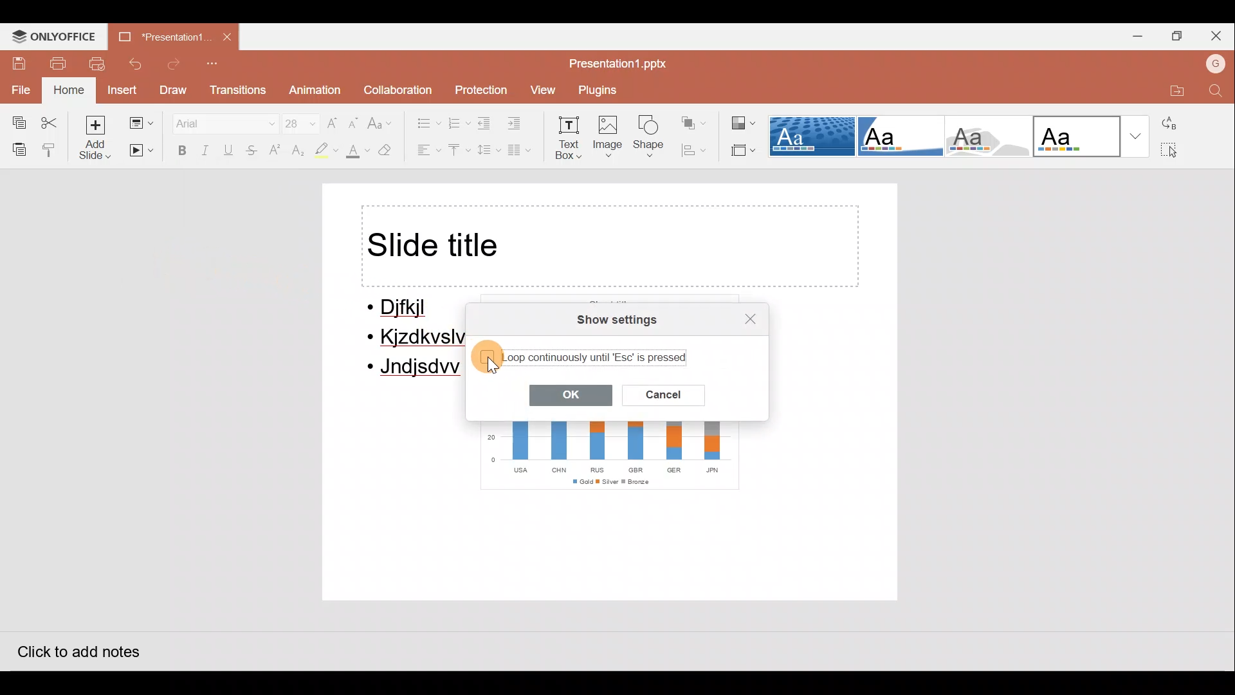 The height and width of the screenshot is (695, 1235). I want to click on Jndjsdw, so click(416, 369).